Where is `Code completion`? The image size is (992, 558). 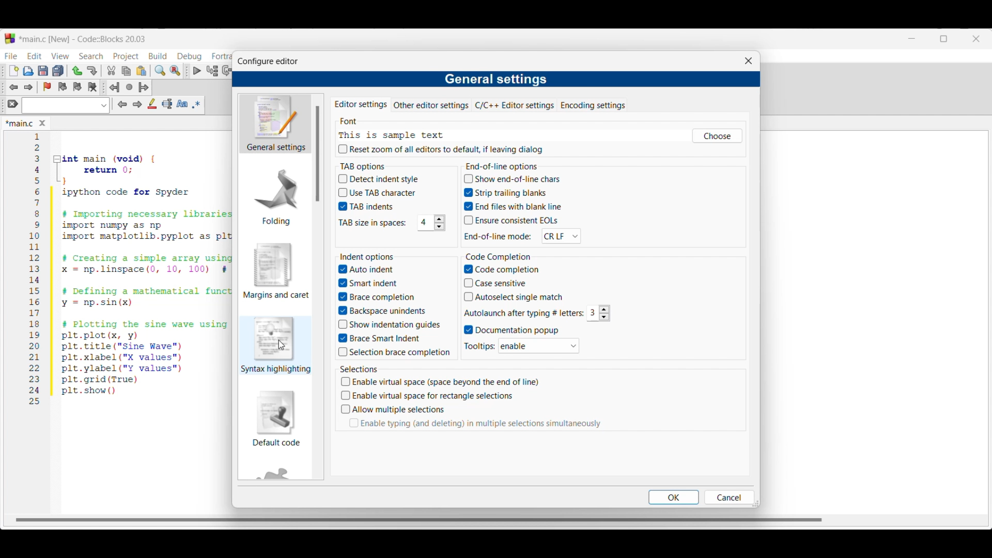 Code completion is located at coordinates (500, 270).